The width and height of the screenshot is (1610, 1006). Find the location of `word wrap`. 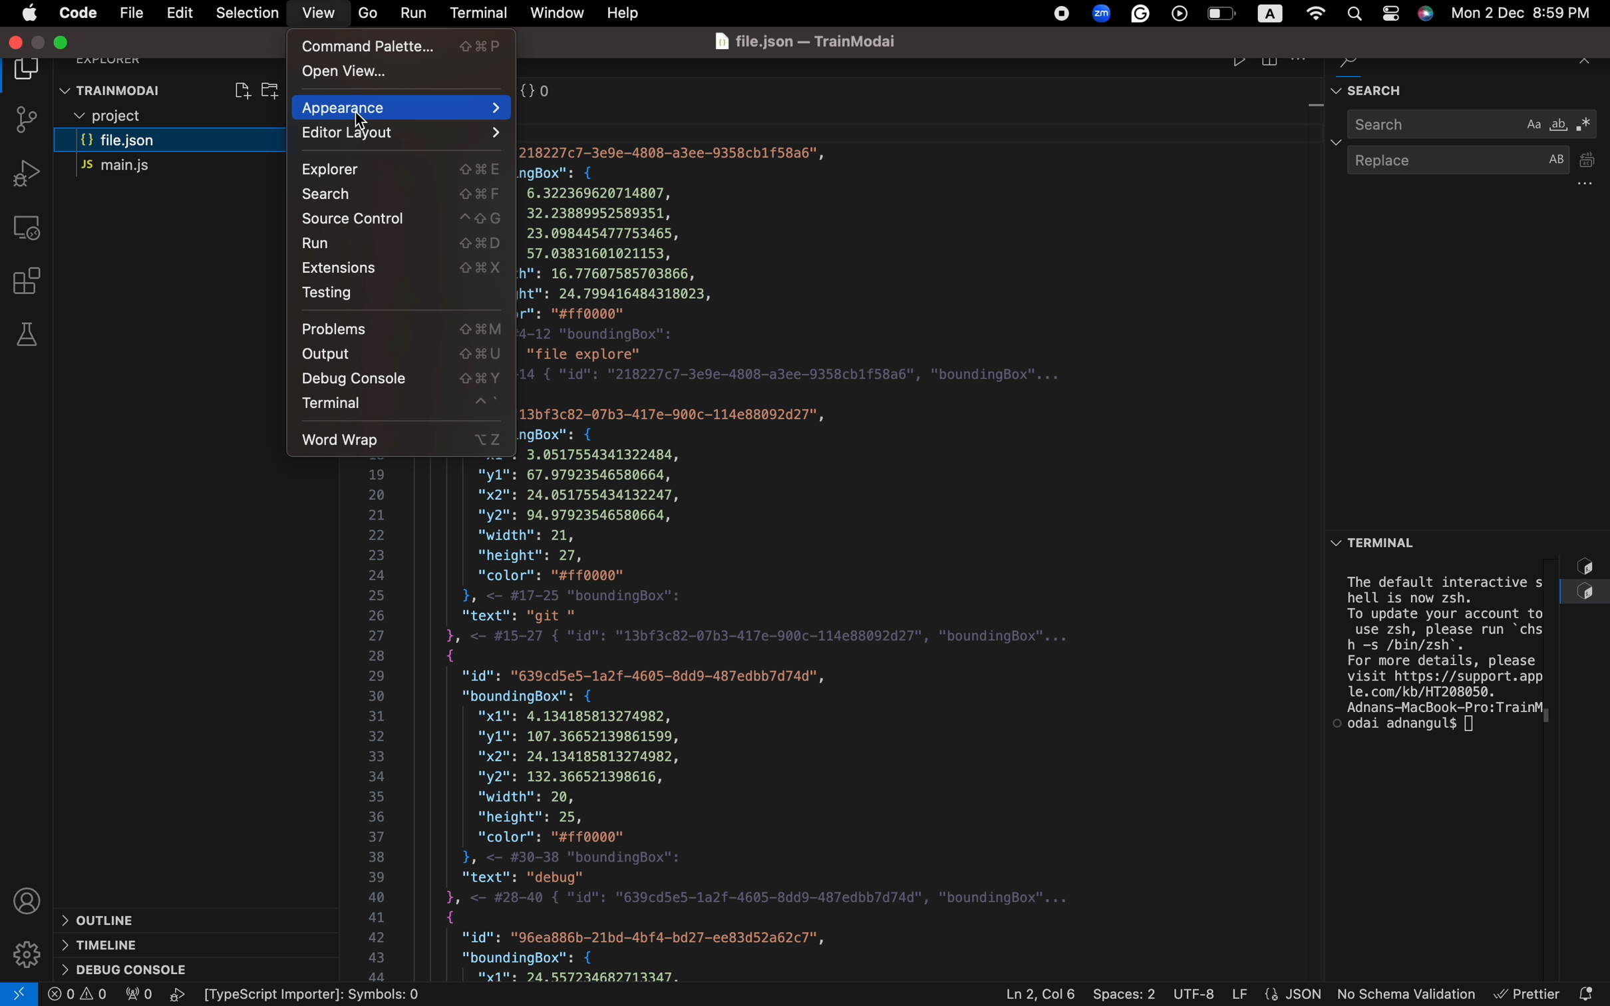

word wrap is located at coordinates (404, 436).